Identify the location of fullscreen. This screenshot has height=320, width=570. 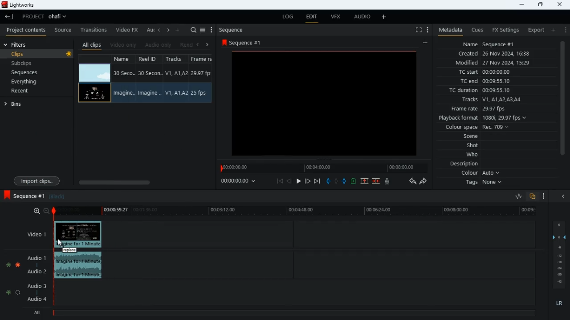
(418, 30).